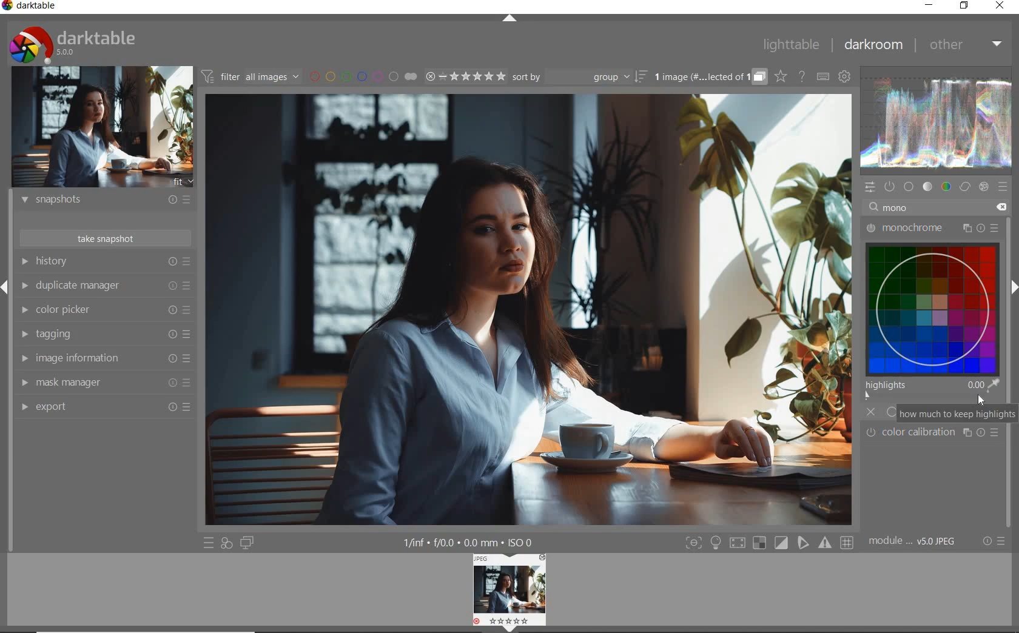 The image size is (1019, 633). I want to click on export, so click(103, 407).